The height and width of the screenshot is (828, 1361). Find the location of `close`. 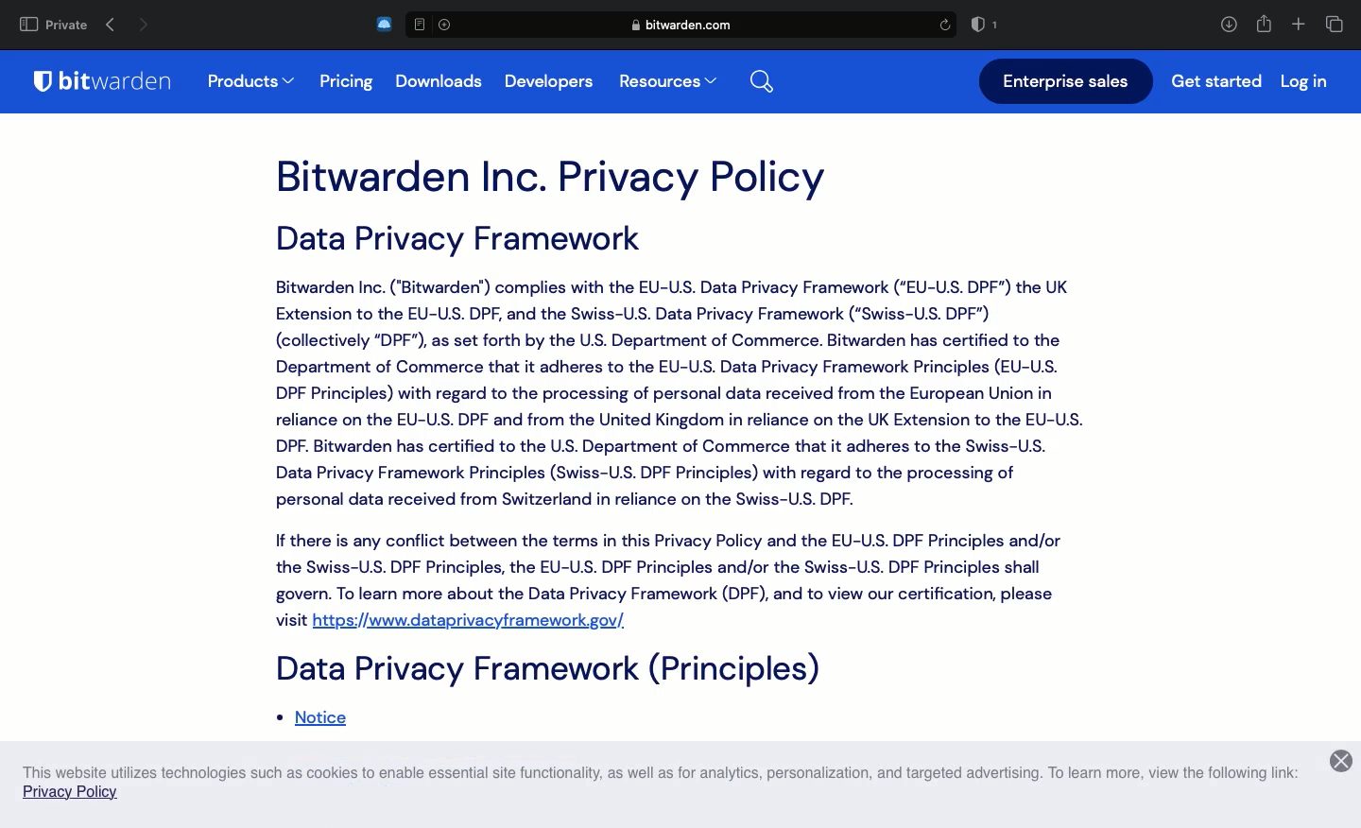

close is located at coordinates (1341, 763).